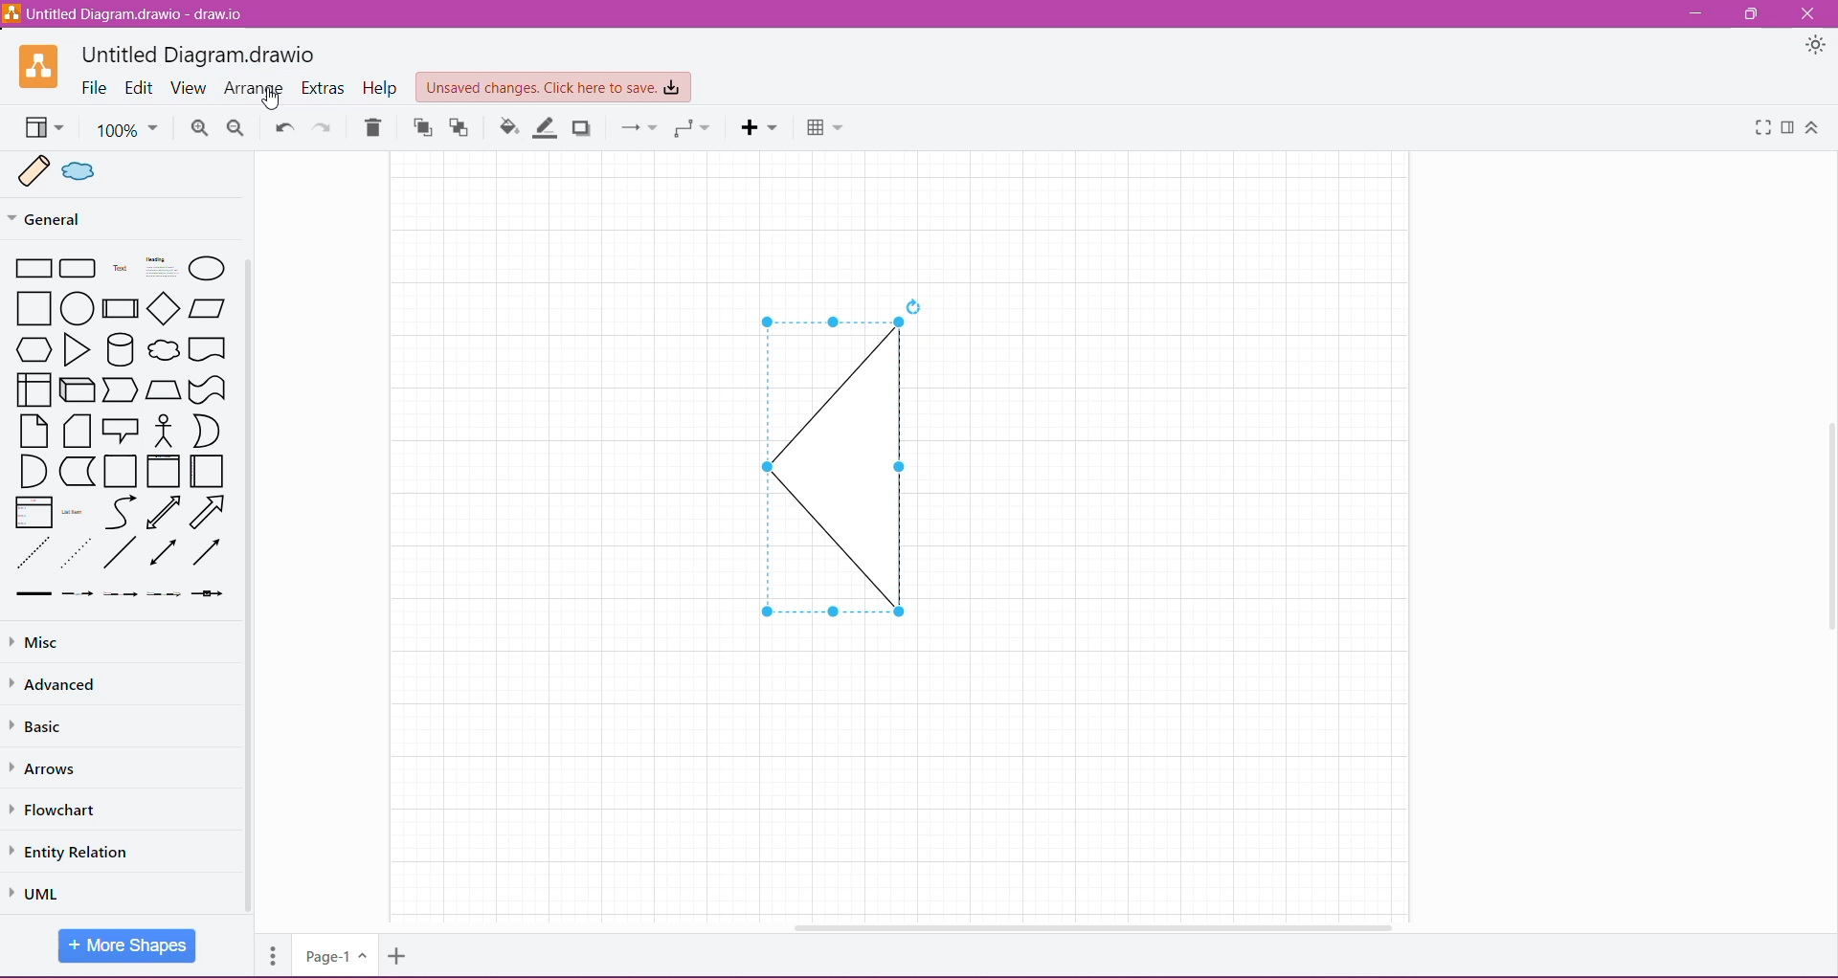  What do you see at coordinates (128, 172) in the screenshot?
I see `Sample shapes in Scratchpad` at bounding box center [128, 172].